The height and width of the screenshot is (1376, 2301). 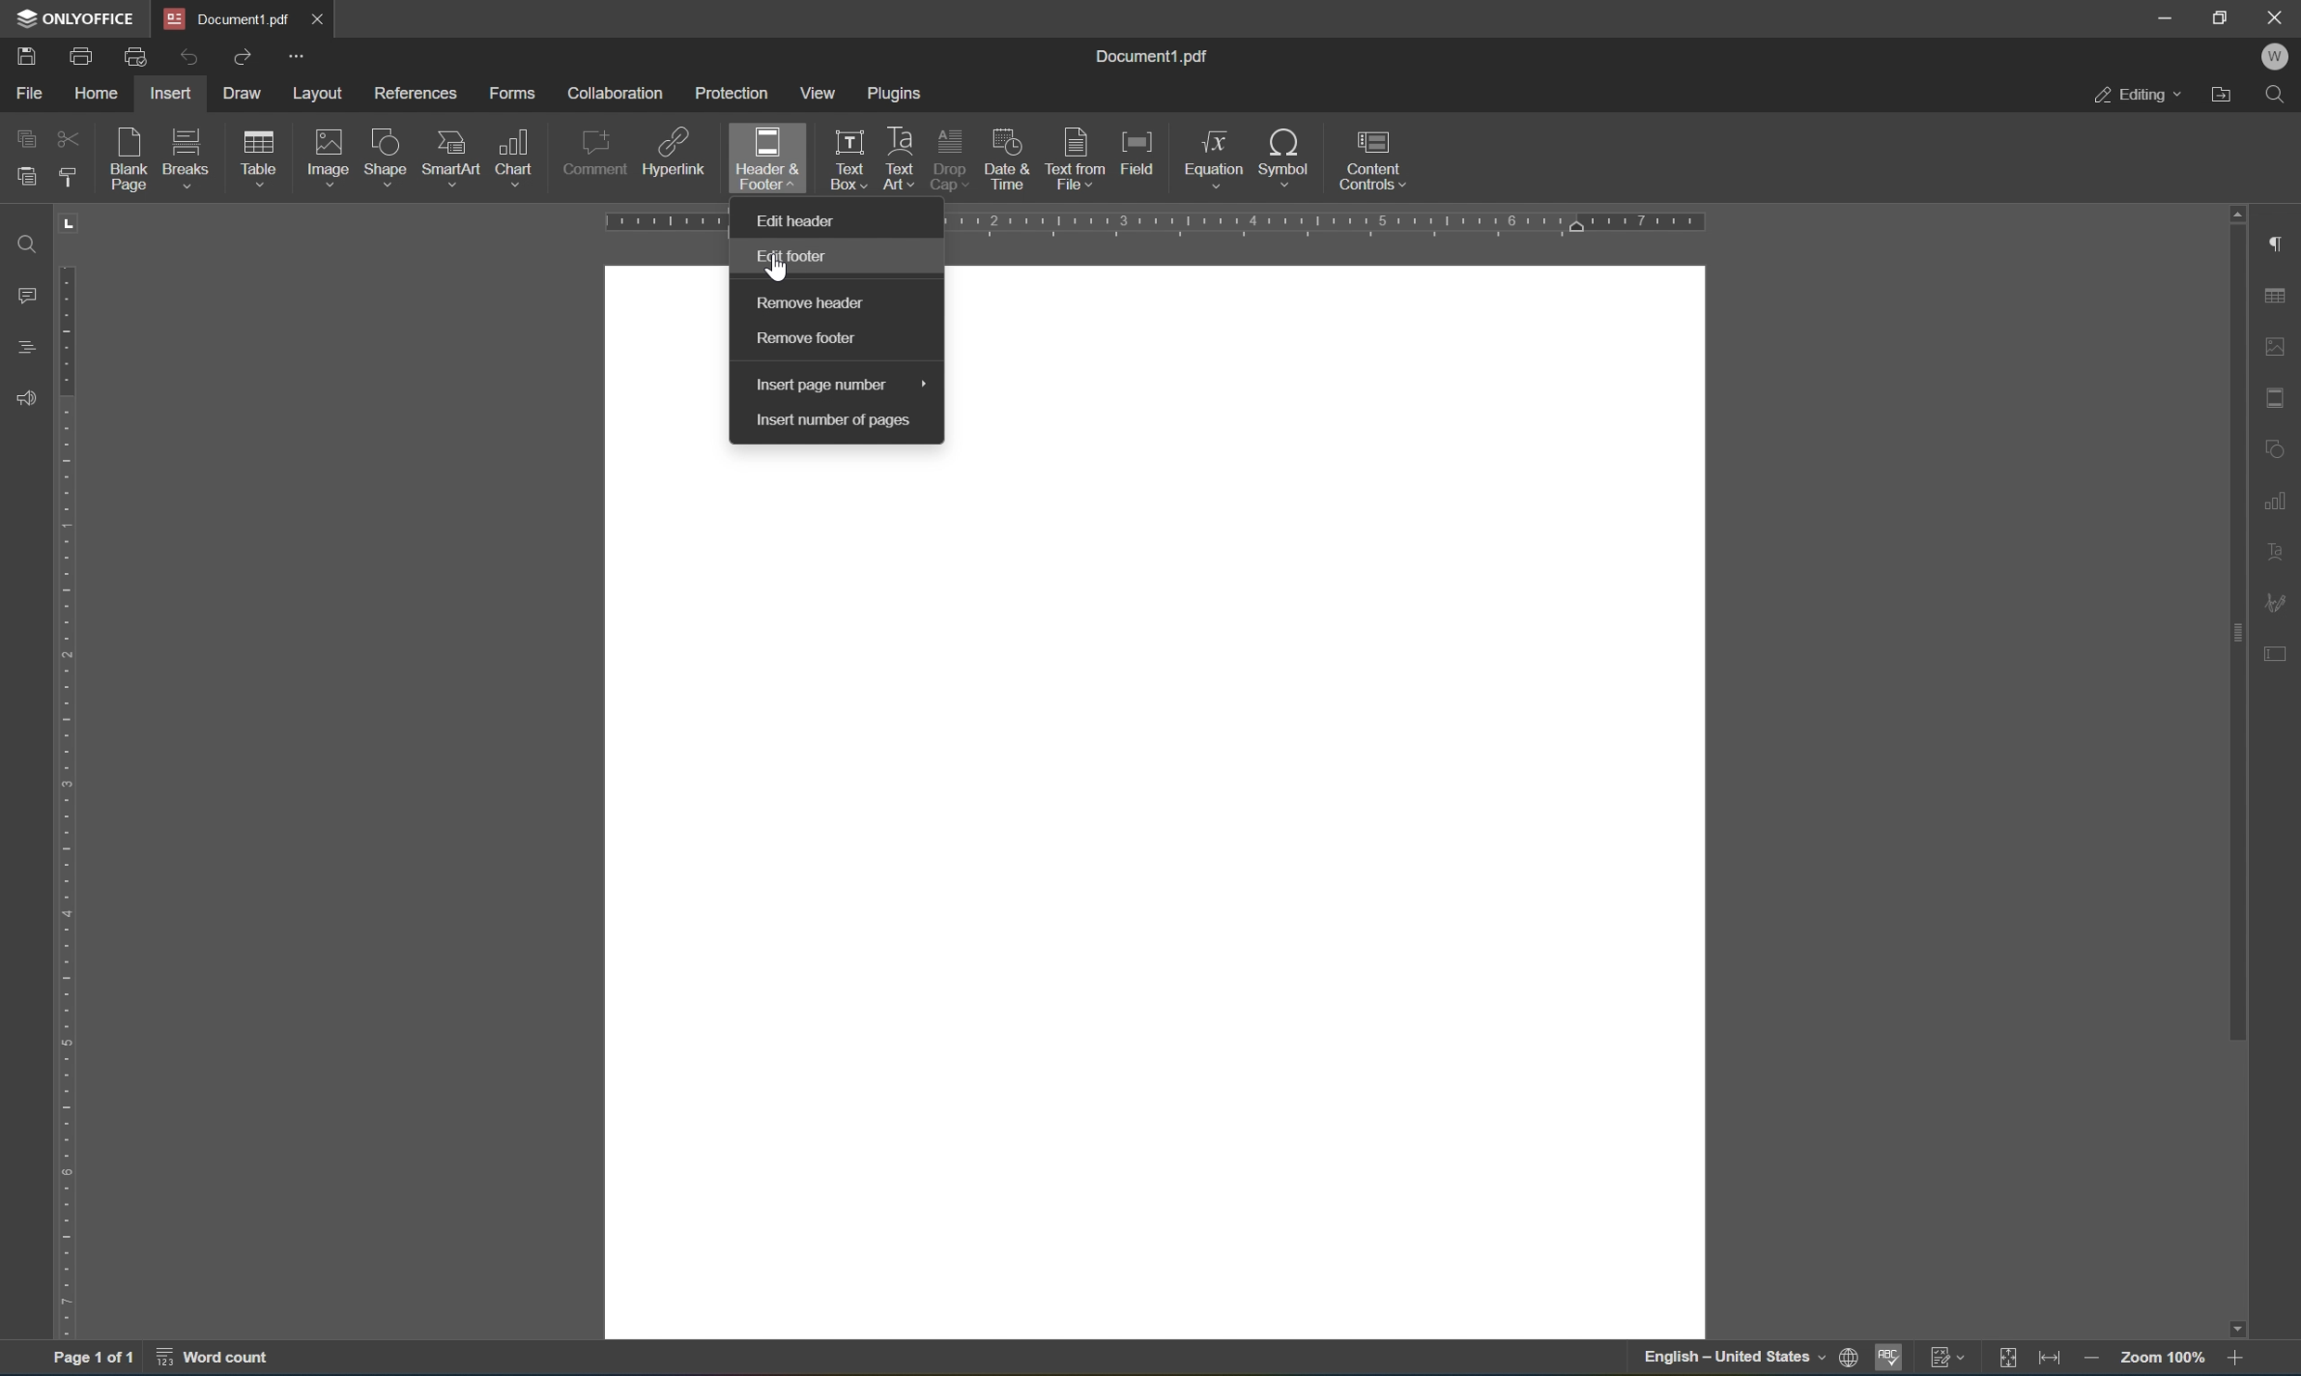 I want to click on document.pdf, so click(x=229, y=18).